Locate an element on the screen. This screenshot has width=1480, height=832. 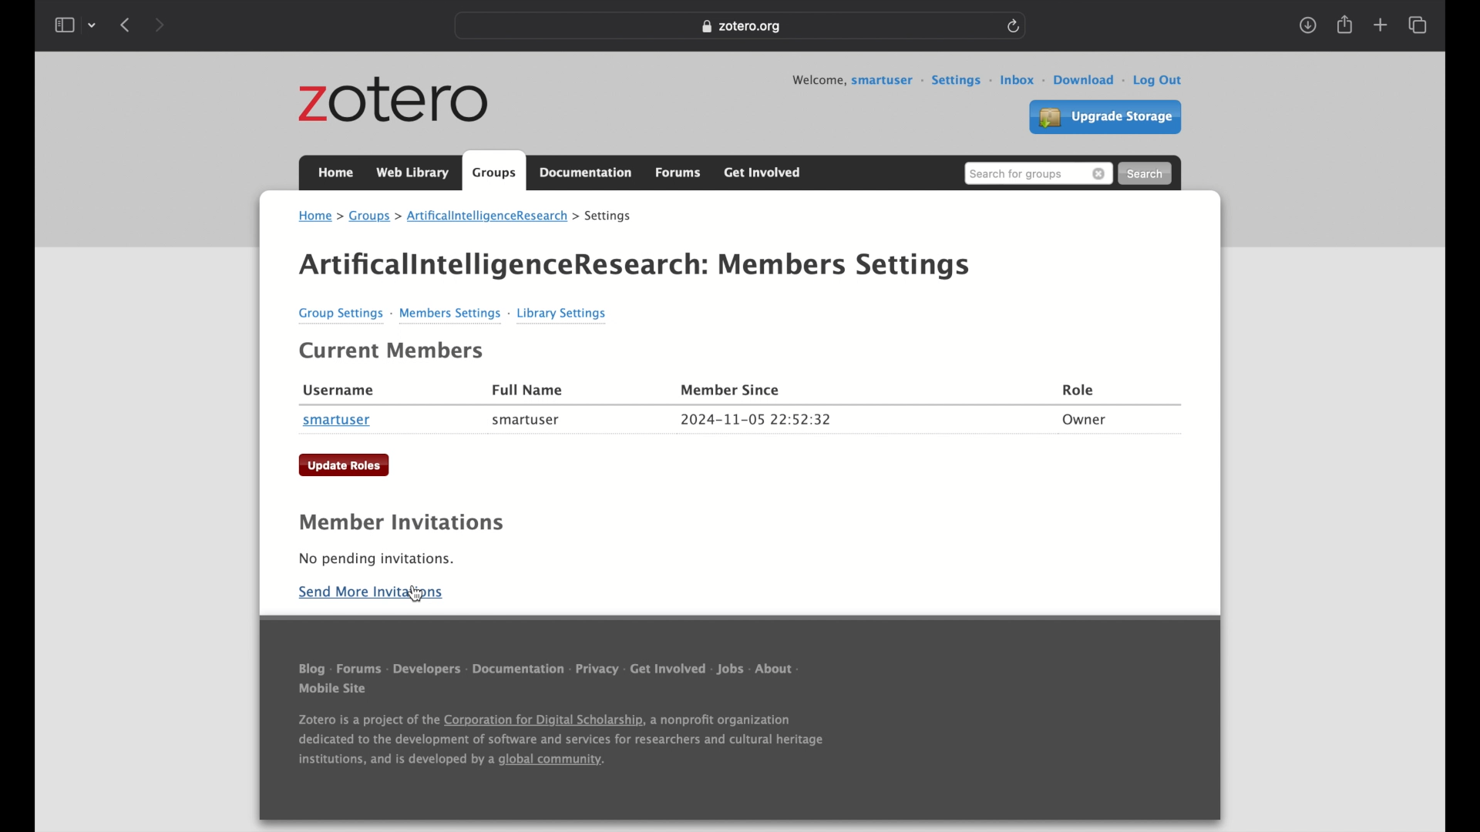
artificialintelligenceresearch is located at coordinates (493, 216).